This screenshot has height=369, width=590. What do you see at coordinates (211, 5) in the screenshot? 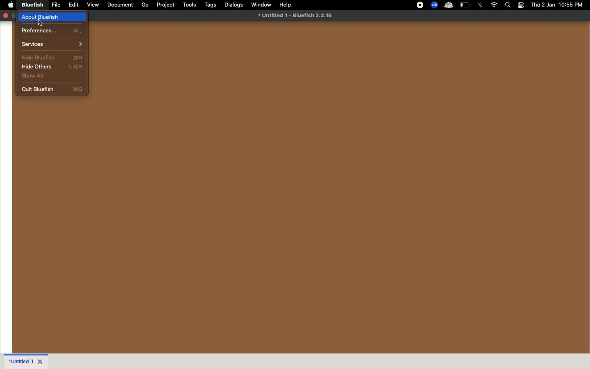
I see `tags` at bounding box center [211, 5].